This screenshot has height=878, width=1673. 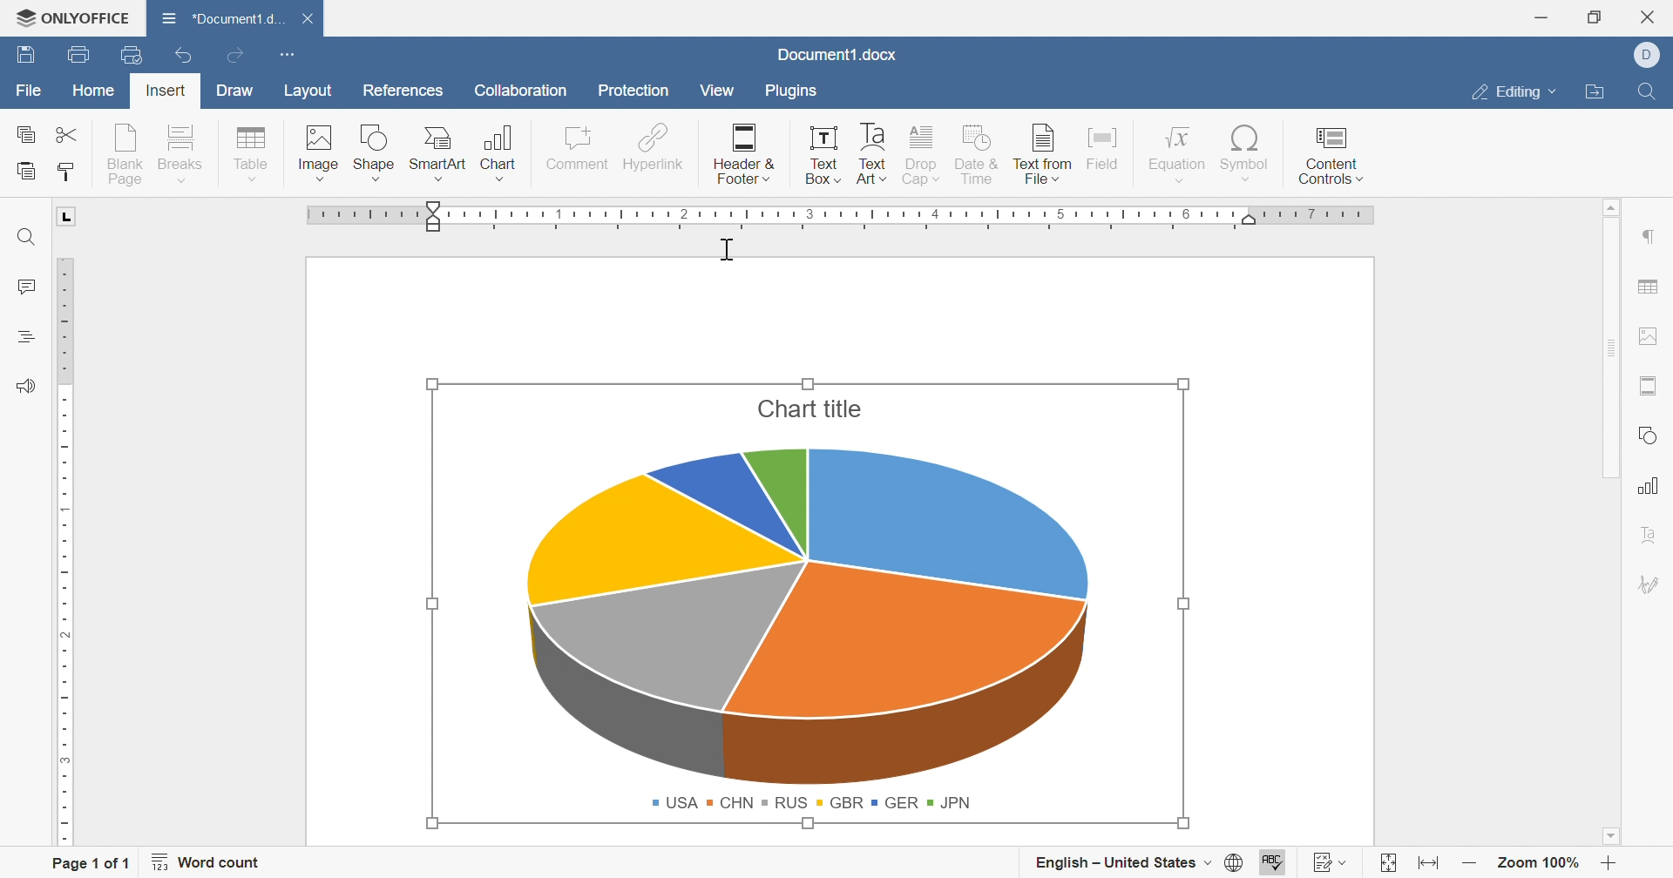 I want to click on Drop Cap, so click(x=921, y=153).